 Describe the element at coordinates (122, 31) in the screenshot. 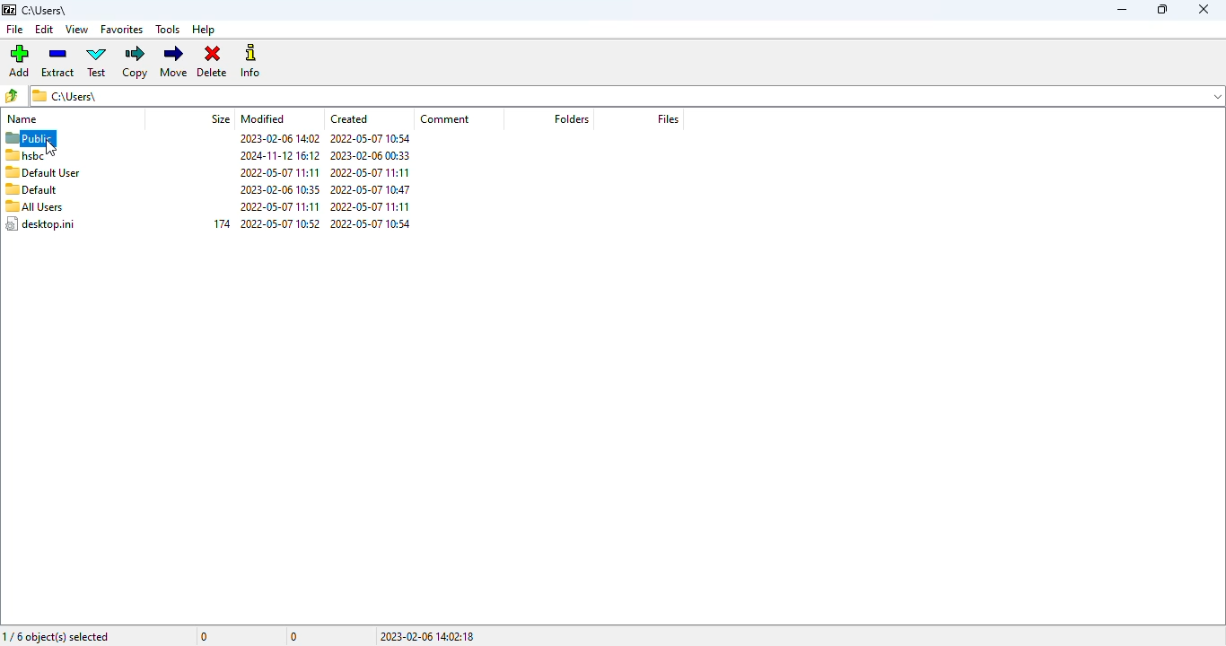

I see `favorites` at that location.